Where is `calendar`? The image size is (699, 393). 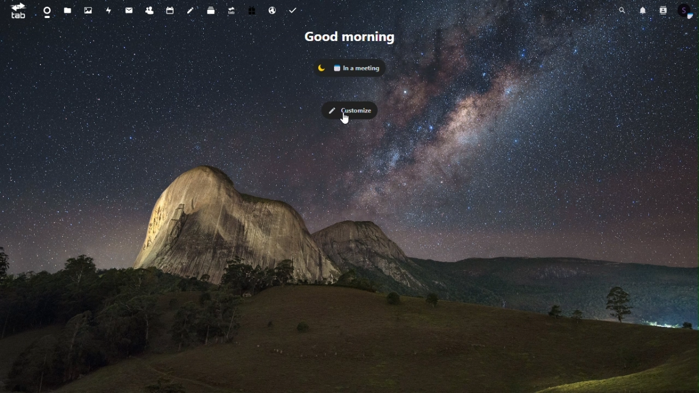
calendar is located at coordinates (169, 10).